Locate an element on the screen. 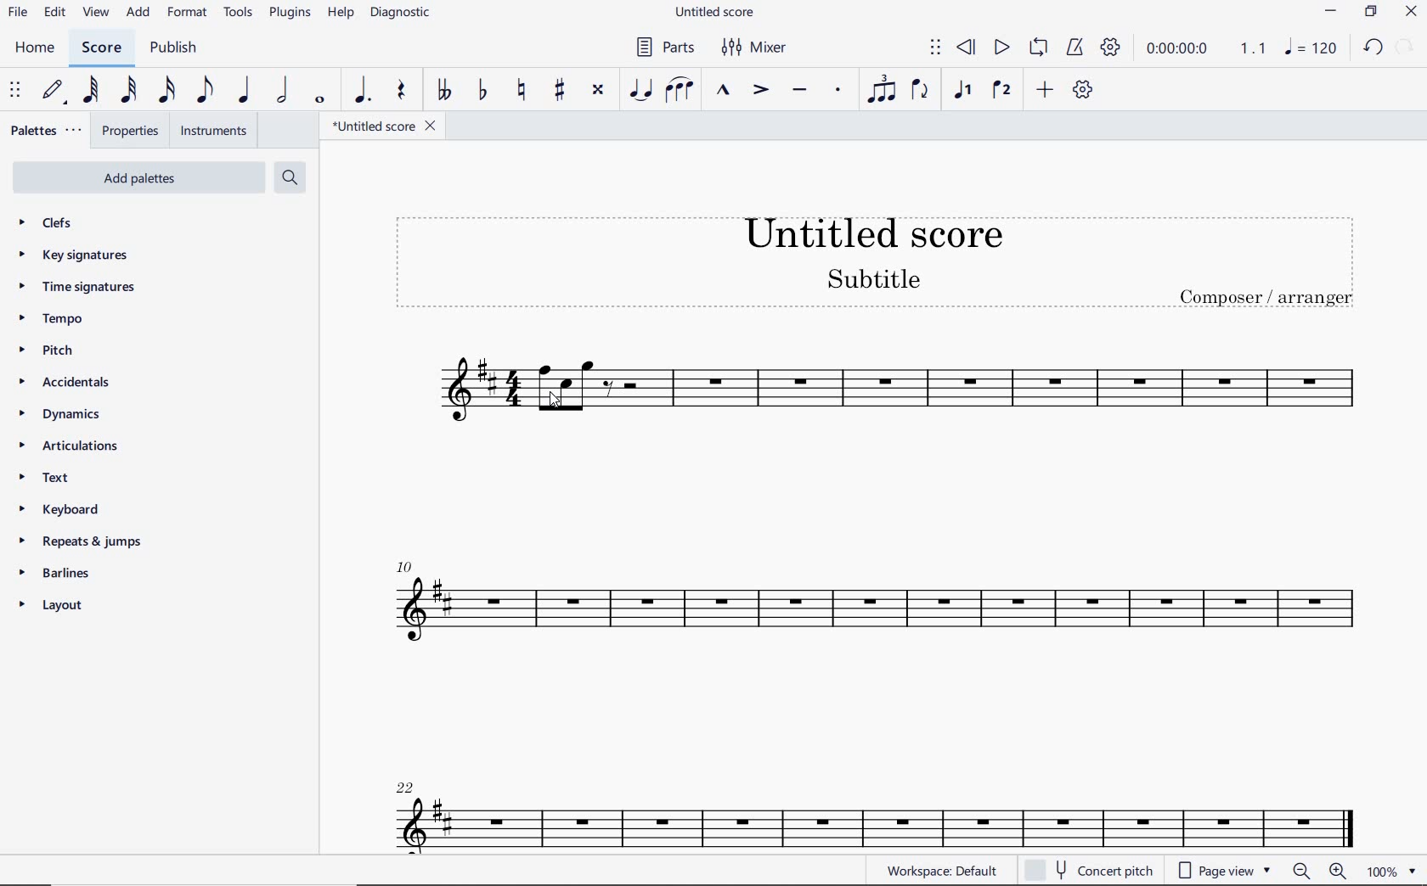 The height and width of the screenshot is (886, 1427). VIEW is located at coordinates (95, 14).